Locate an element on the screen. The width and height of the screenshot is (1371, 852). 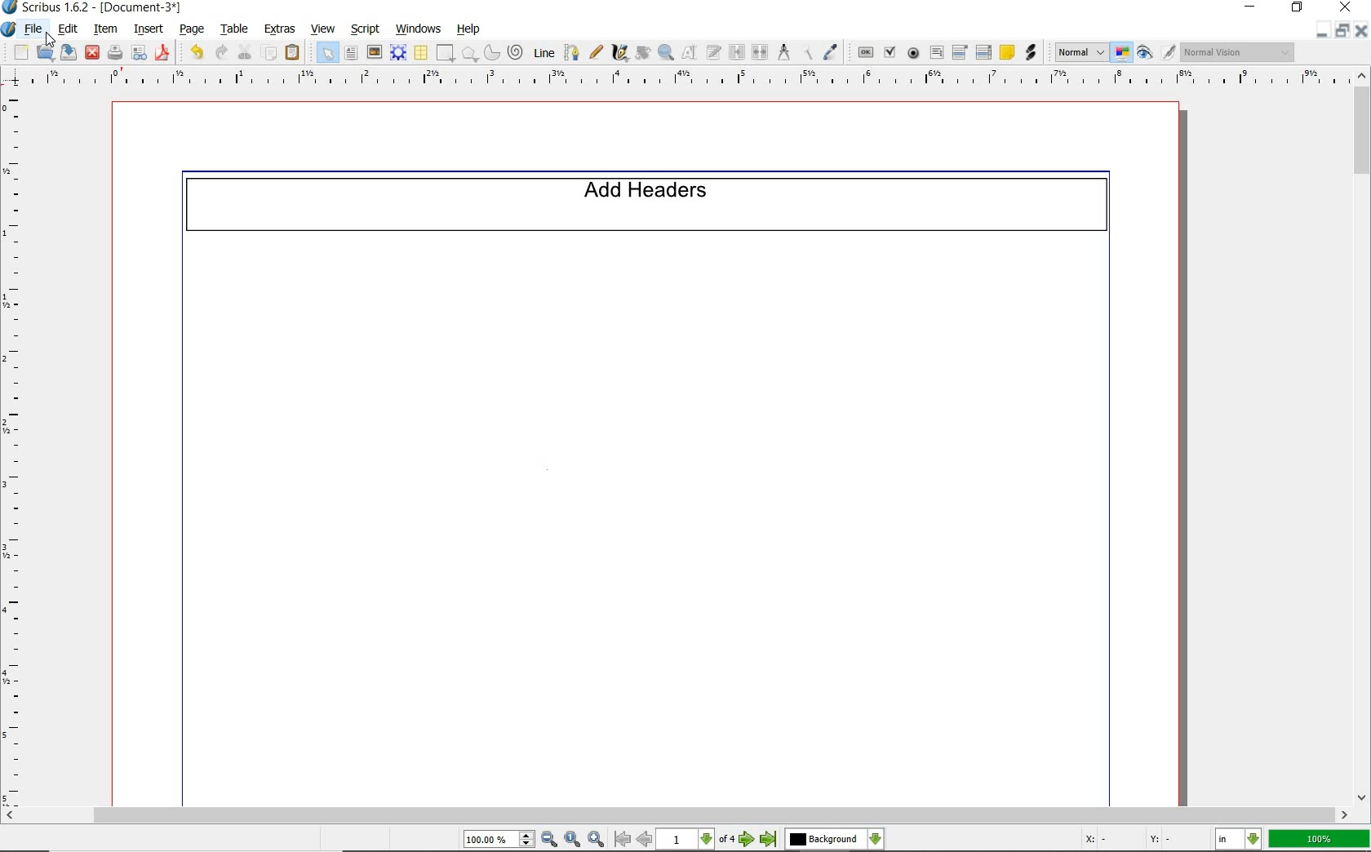
scrollbar is located at coordinates (1363, 436).